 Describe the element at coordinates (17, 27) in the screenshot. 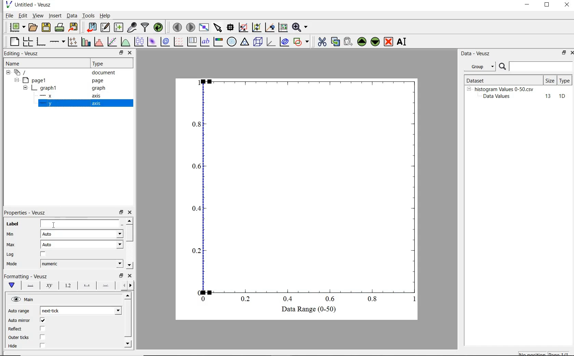

I see `new document` at that location.